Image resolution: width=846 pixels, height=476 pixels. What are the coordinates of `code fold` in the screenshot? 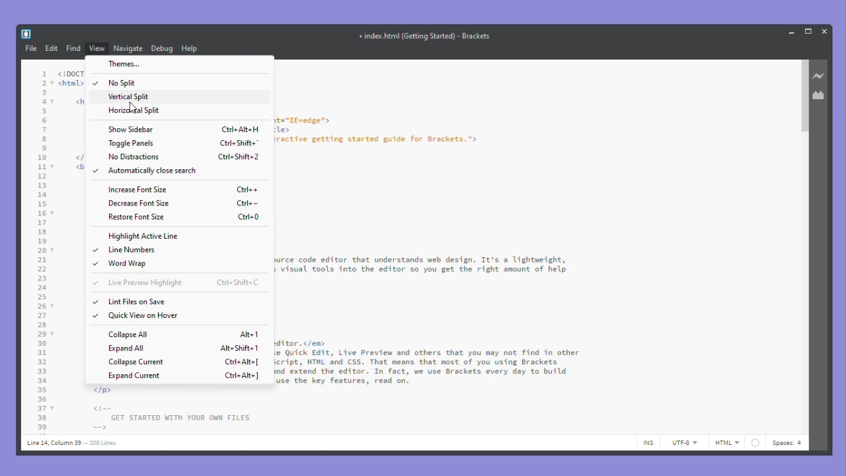 It's located at (54, 83).